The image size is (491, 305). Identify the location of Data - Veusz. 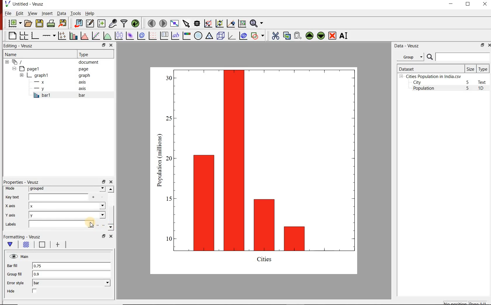
(406, 46).